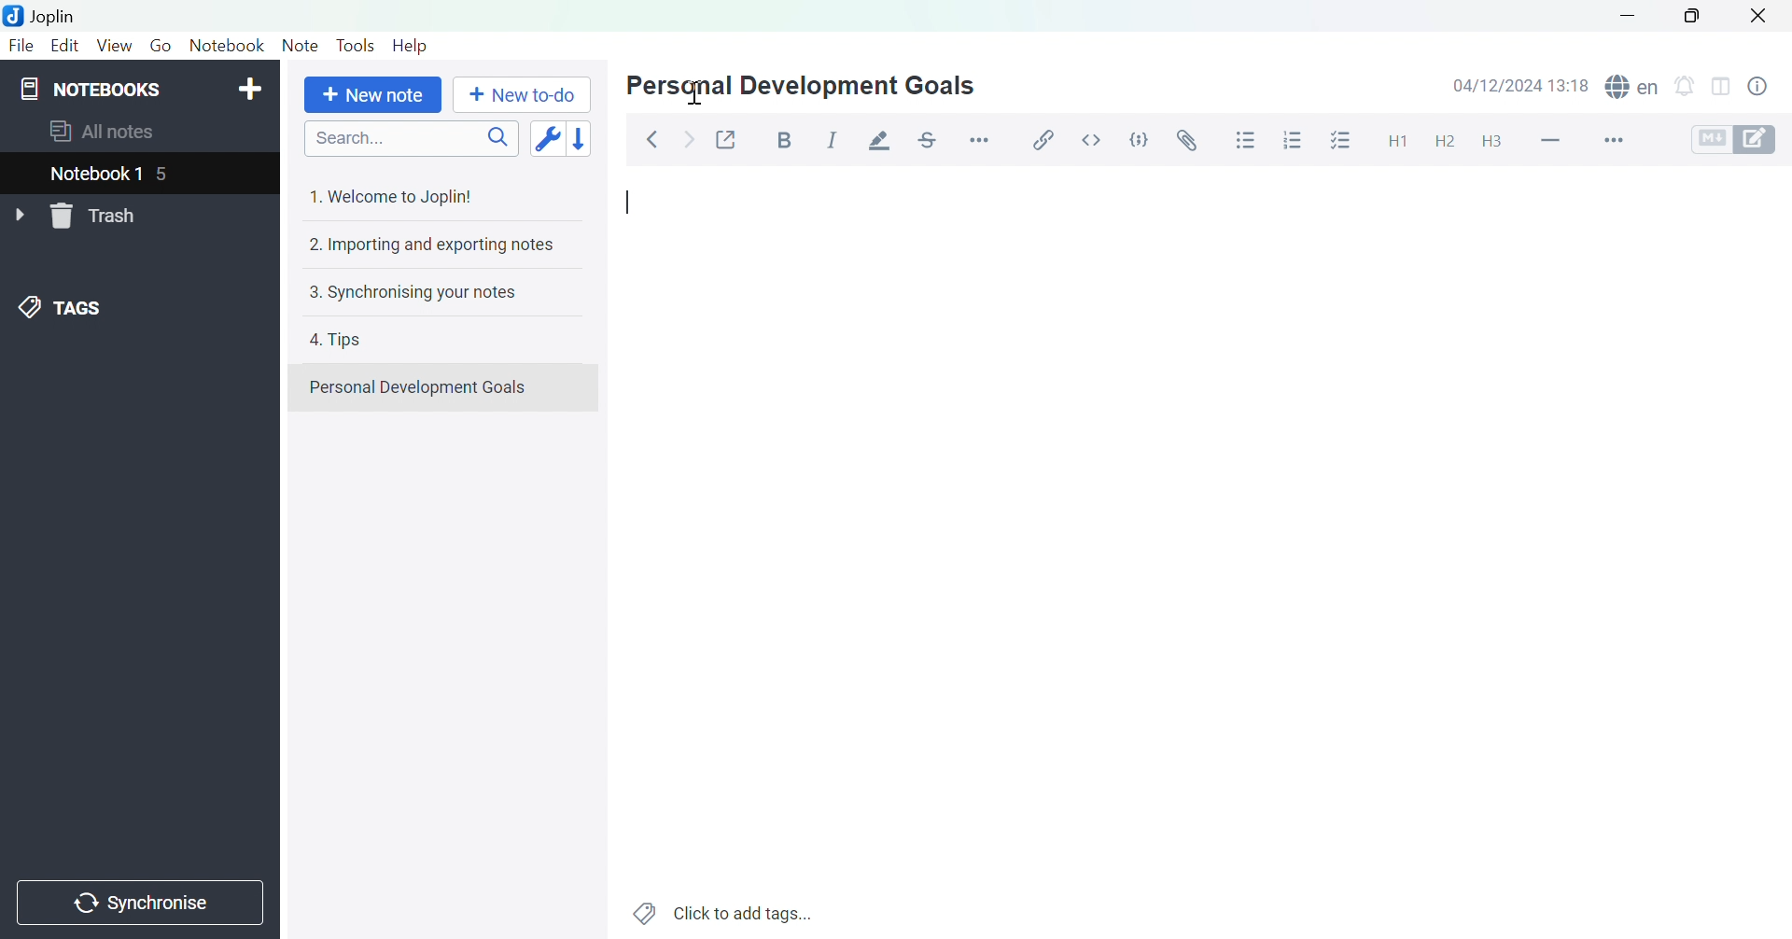 Image resolution: width=1792 pixels, height=939 pixels. What do you see at coordinates (171, 174) in the screenshot?
I see `5` at bounding box center [171, 174].